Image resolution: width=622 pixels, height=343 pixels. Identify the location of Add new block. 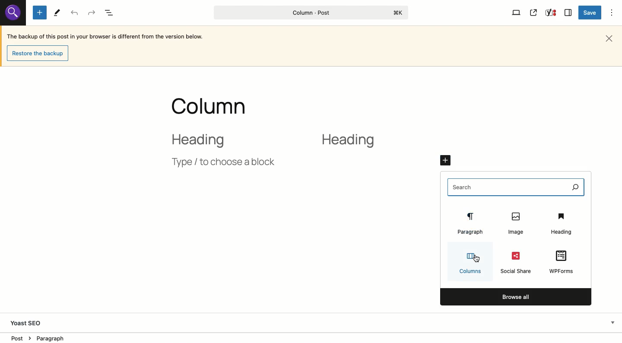
(40, 13).